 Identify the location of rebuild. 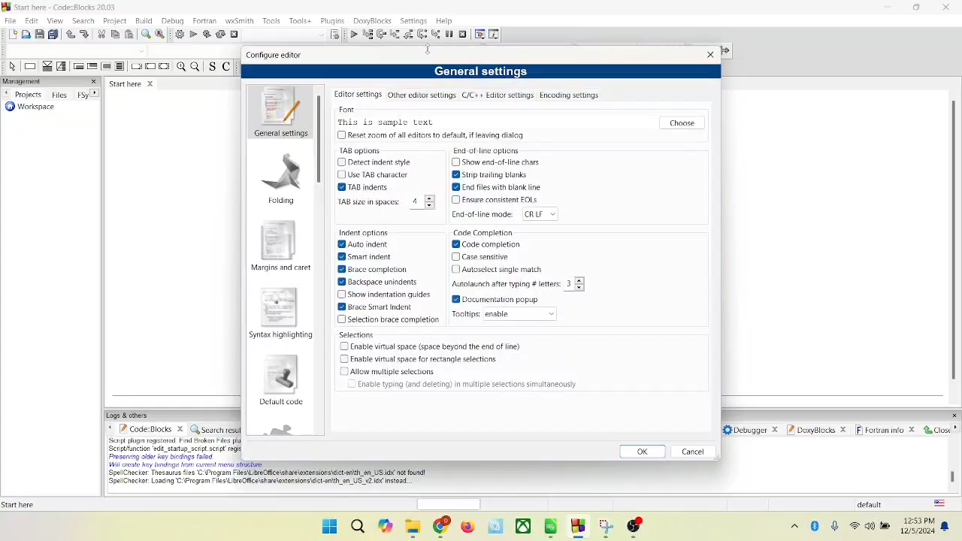
(221, 35).